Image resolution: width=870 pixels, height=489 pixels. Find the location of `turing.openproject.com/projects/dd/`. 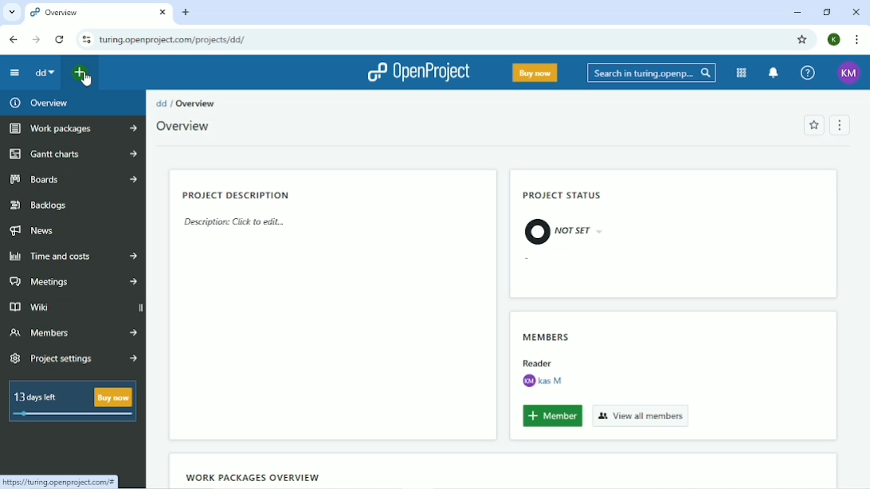

turing.openproject.com/projects/dd/ is located at coordinates (181, 39).